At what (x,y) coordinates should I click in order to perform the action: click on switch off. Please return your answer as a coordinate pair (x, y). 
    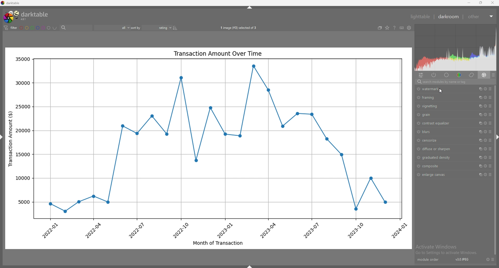
    Looking at the image, I should click on (418, 131).